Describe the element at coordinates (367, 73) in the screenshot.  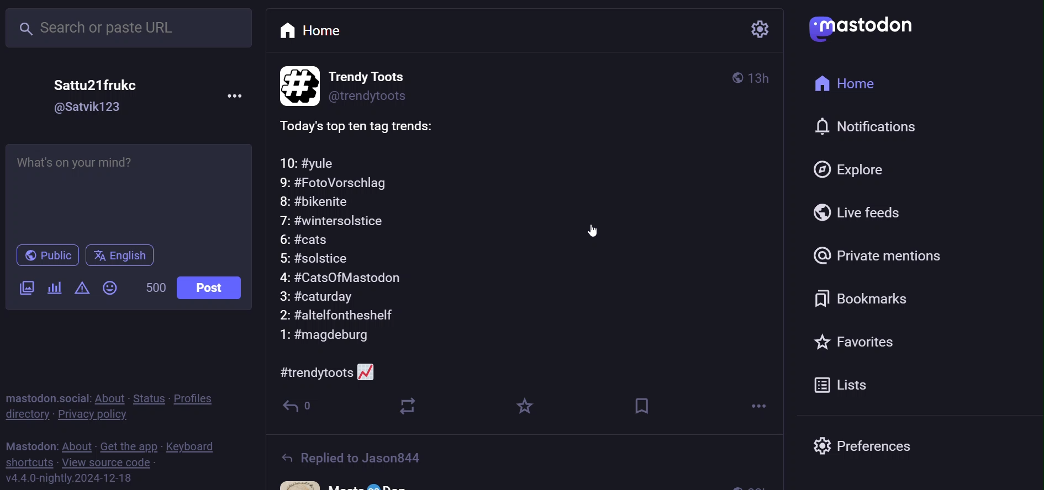
I see `Trendy Toots` at that location.